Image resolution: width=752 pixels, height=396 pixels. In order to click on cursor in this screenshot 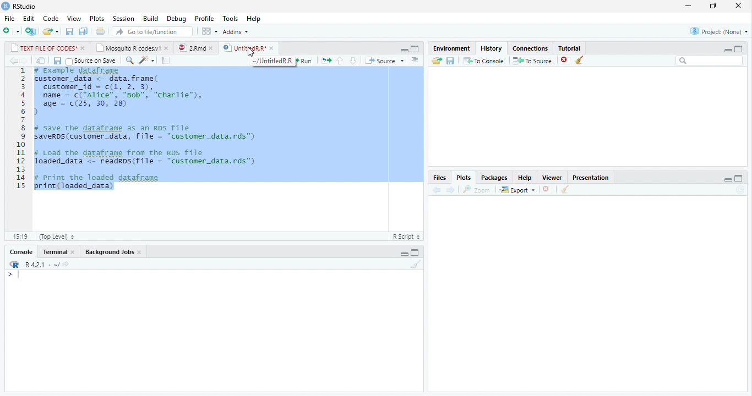, I will do `click(250, 53)`.